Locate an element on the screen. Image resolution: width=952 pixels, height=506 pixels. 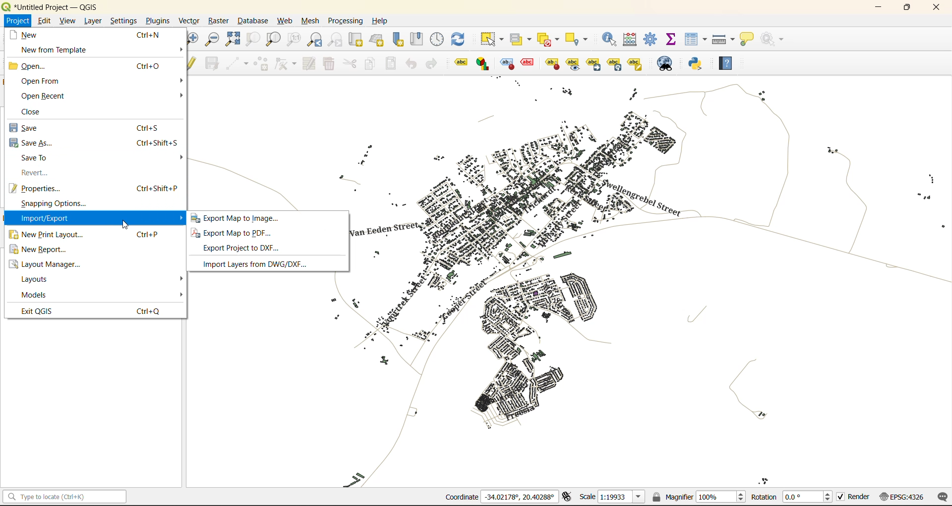
plugins is located at coordinates (158, 21).